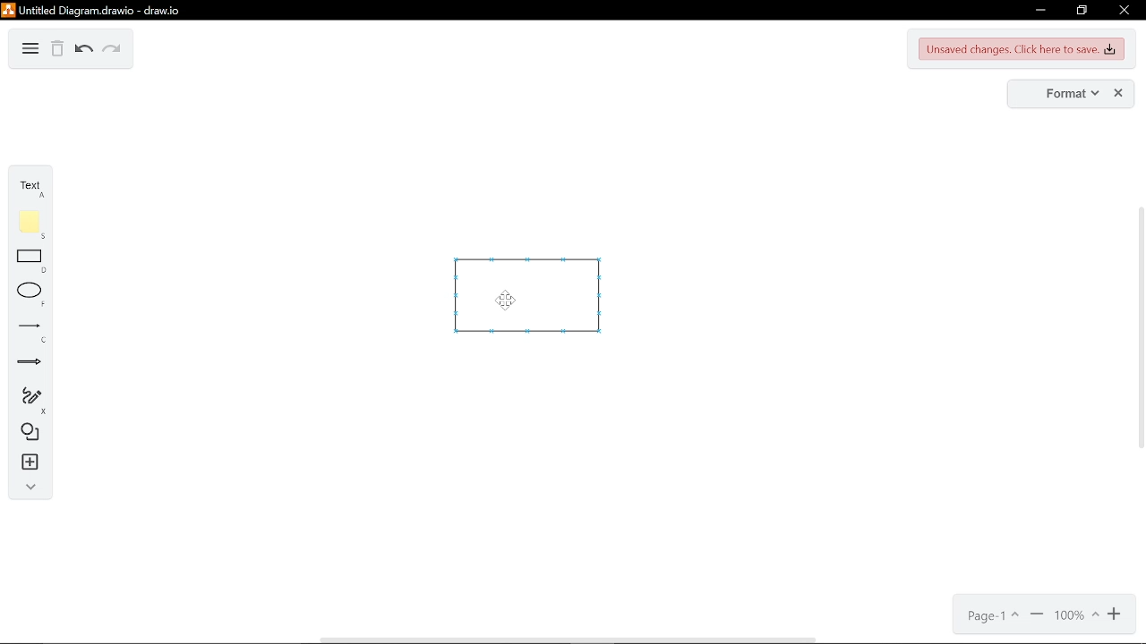 The height and width of the screenshot is (644, 1146). Describe the element at coordinates (1037, 615) in the screenshot. I see `zoom out` at that location.